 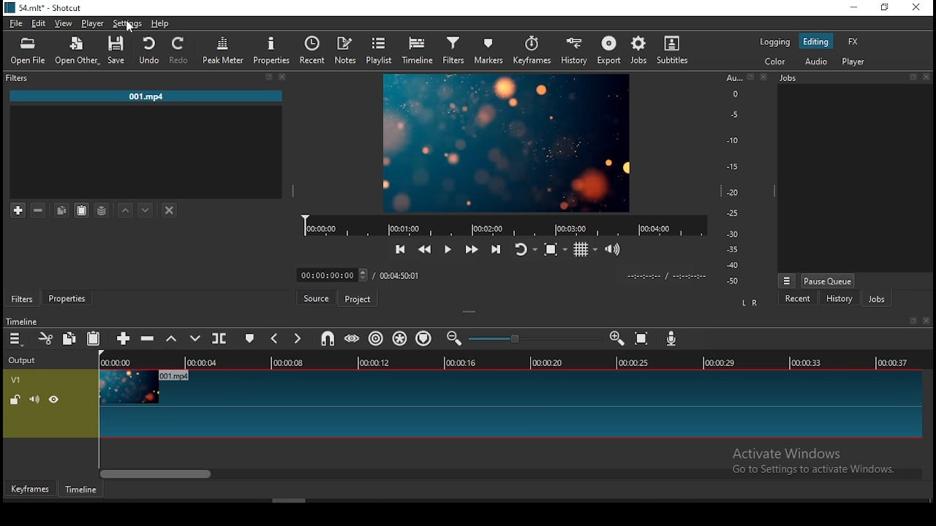 I want to click on play/pause, so click(x=448, y=250).